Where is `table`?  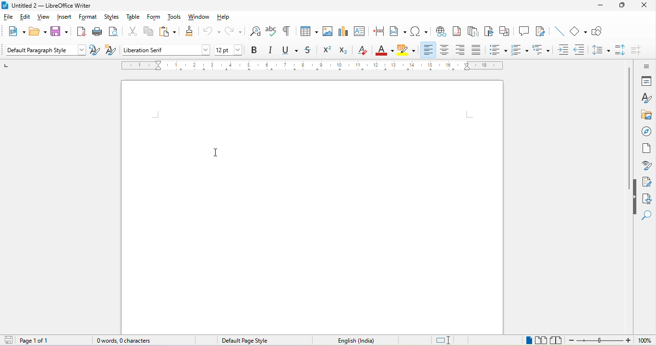 table is located at coordinates (134, 18).